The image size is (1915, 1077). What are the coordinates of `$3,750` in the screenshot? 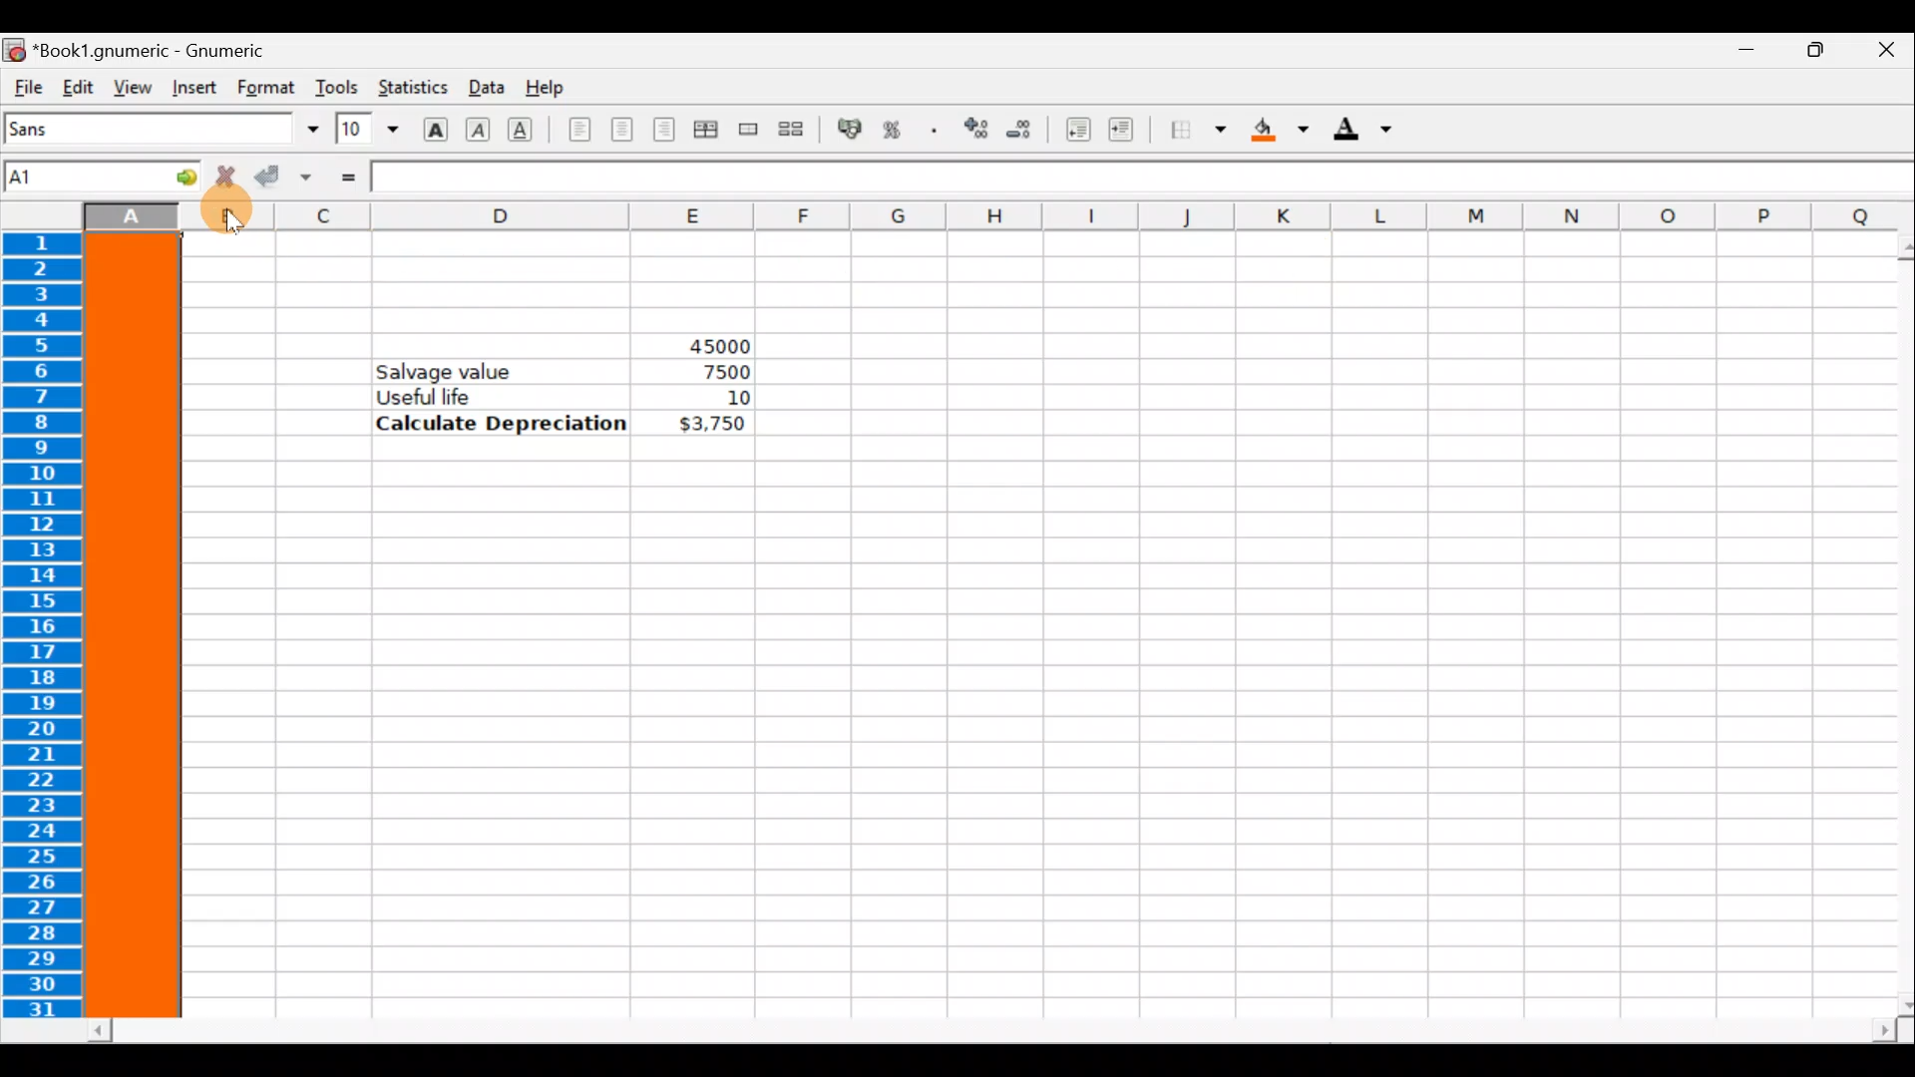 It's located at (710, 425).